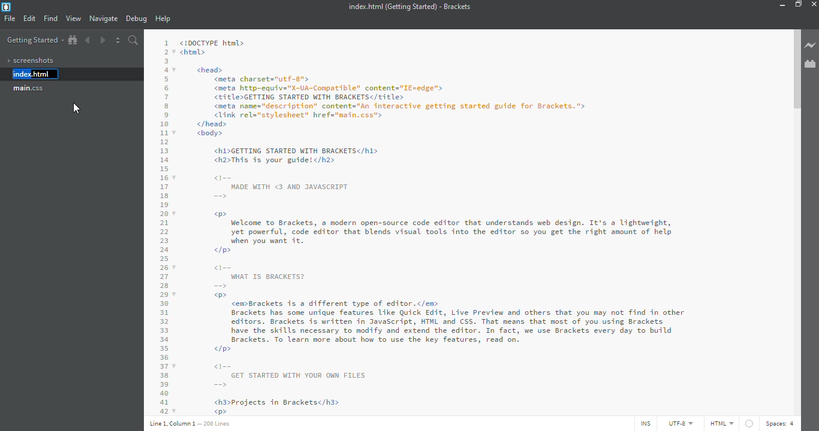 Image resolution: width=819 pixels, height=431 pixels. I want to click on debug, so click(136, 19).